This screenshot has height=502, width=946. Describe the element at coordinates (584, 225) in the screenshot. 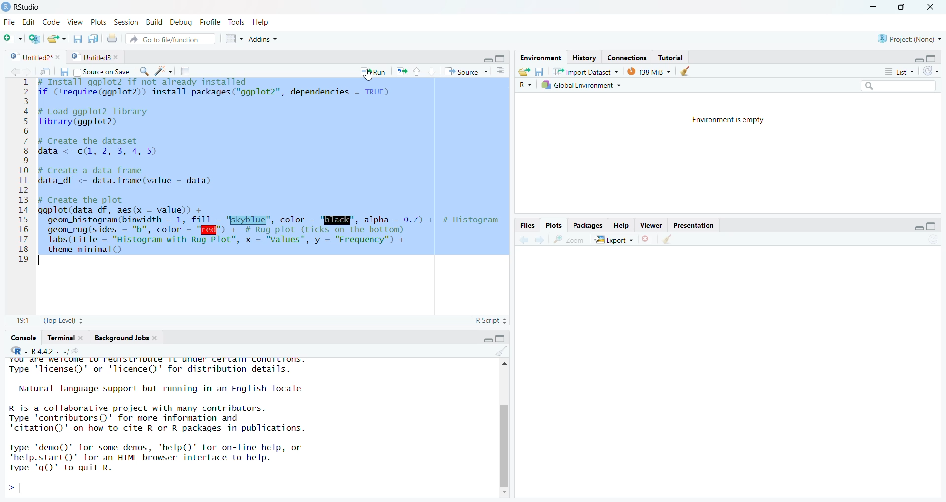

I see `Packages` at that location.